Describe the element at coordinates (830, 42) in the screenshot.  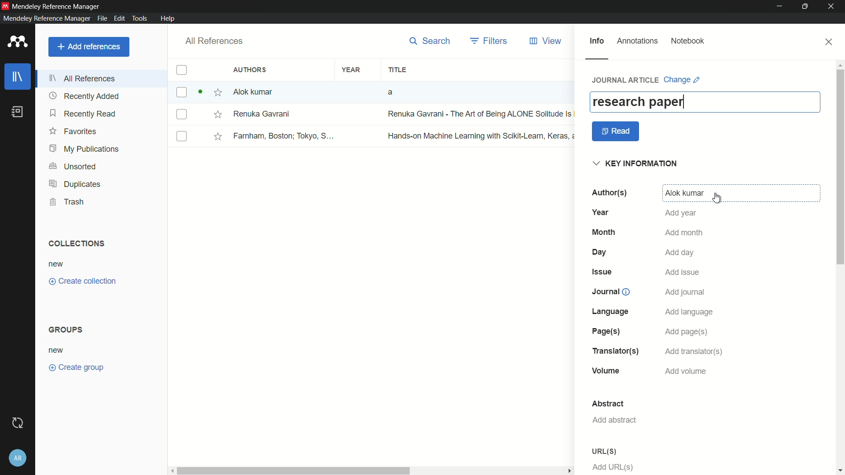
I see `close` at that location.